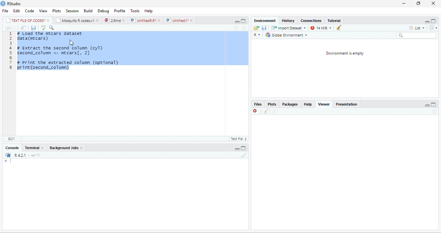 This screenshot has height=233, width=441. What do you see at coordinates (288, 20) in the screenshot?
I see `History` at bounding box center [288, 20].